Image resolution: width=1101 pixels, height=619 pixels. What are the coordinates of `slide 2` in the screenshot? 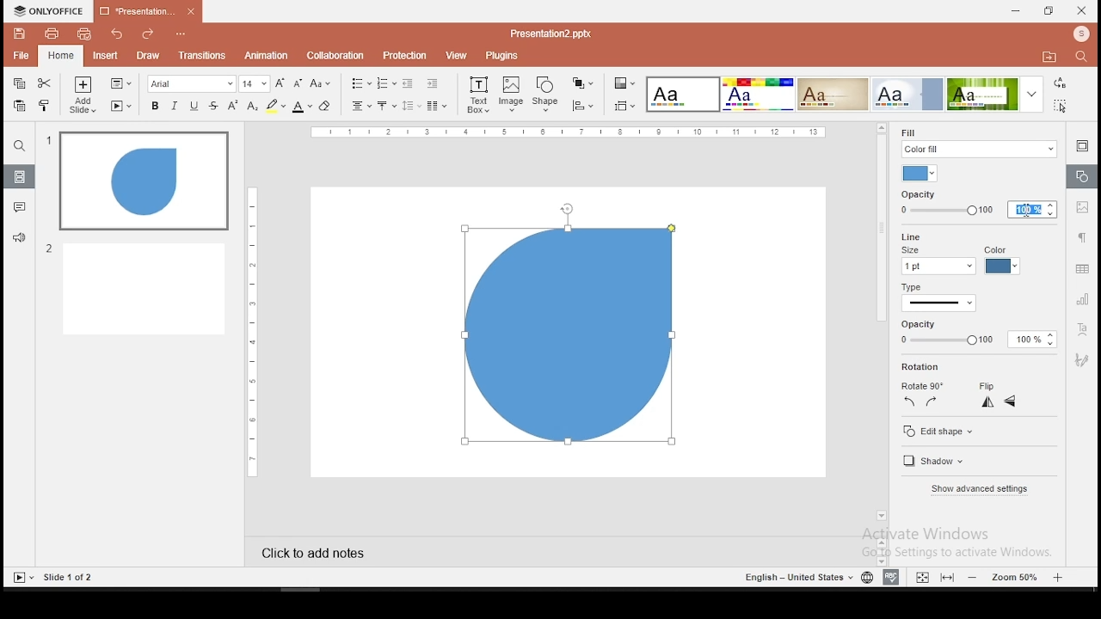 It's located at (135, 288).